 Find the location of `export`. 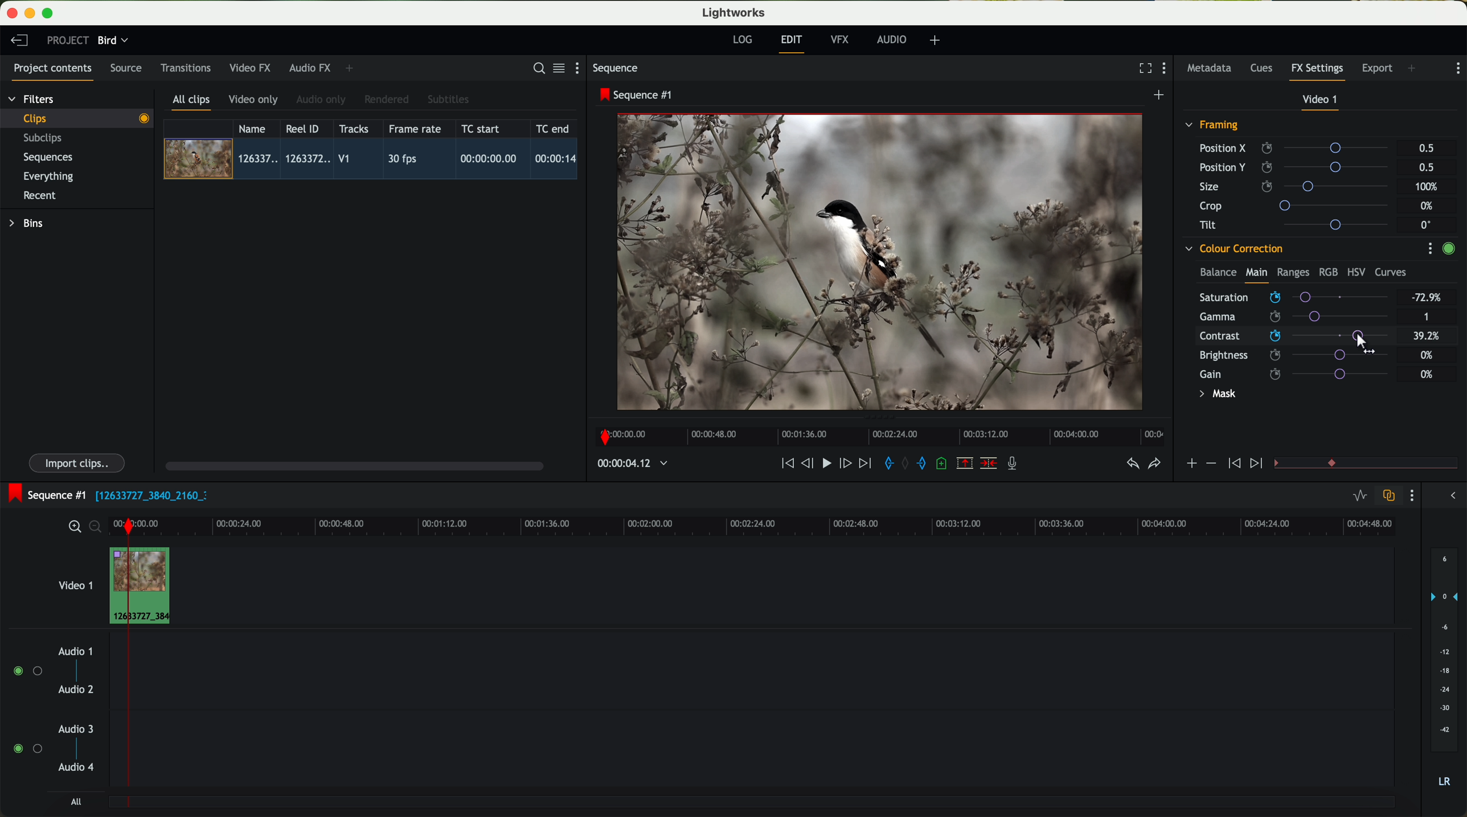

export is located at coordinates (1378, 69).